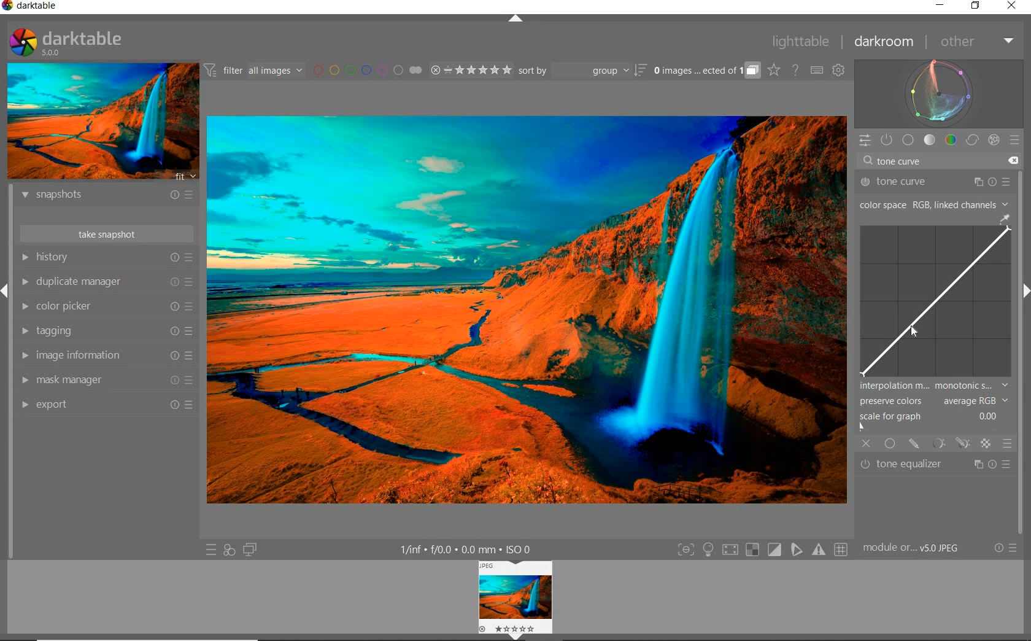  I want to click on lighttable, so click(804, 42).